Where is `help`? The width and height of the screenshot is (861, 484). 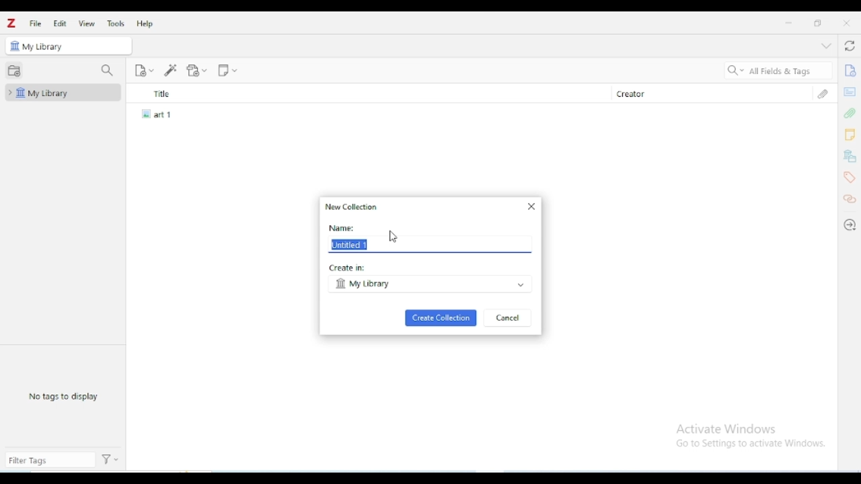
help is located at coordinates (144, 24).